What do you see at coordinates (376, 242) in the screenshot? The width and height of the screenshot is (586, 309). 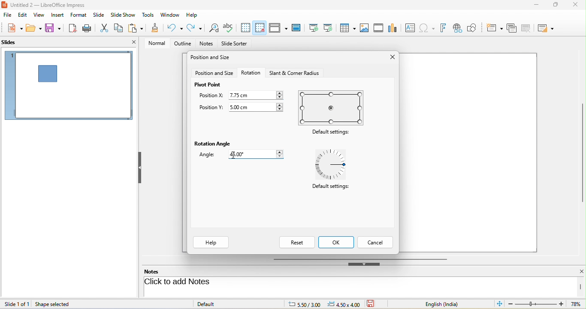 I see `cancel` at bounding box center [376, 242].